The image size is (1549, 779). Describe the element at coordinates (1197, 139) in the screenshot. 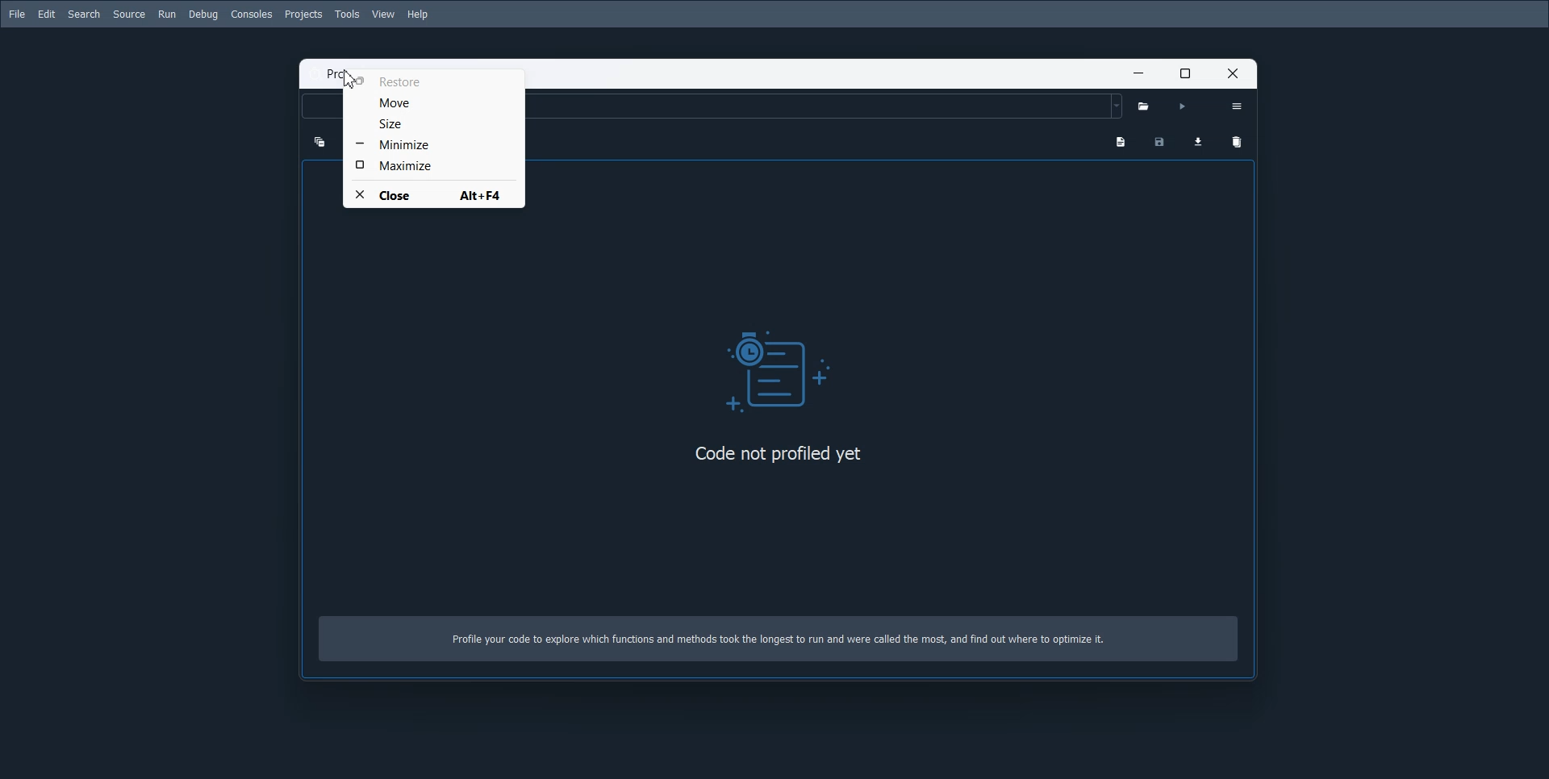

I see `Load profiling data for Comparison` at that location.